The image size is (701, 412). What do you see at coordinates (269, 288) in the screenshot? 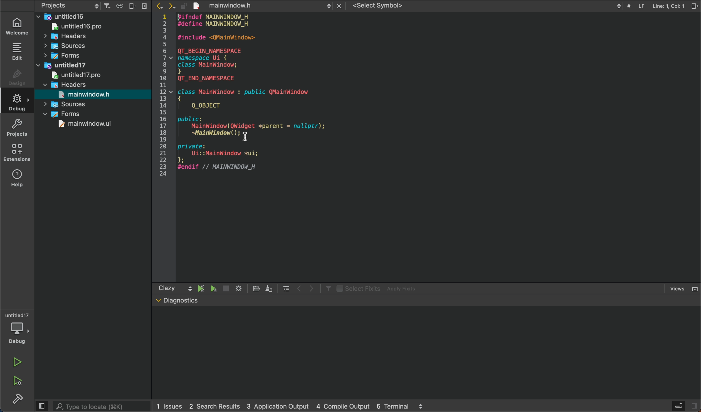
I see `edit` at bounding box center [269, 288].